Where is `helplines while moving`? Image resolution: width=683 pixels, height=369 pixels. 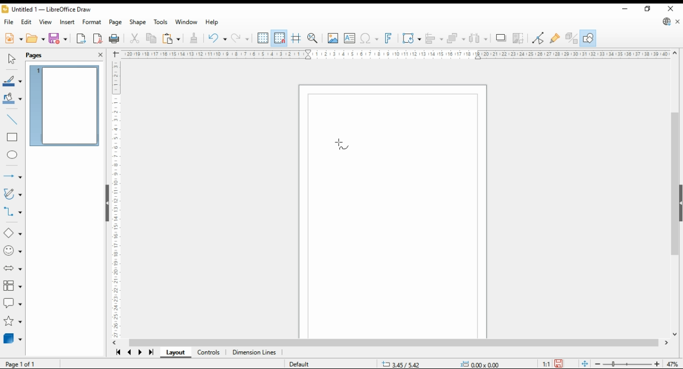 helplines while moving is located at coordinates (296, 38).